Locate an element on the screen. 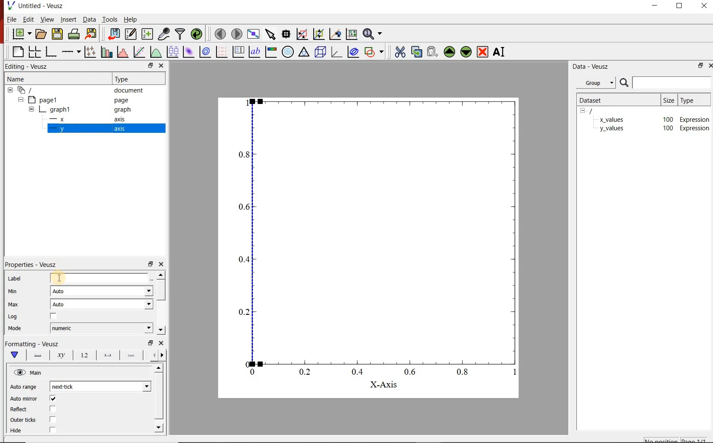 The image size is (713, 443). Editing - Veusz is located at coordinates (27, 67).